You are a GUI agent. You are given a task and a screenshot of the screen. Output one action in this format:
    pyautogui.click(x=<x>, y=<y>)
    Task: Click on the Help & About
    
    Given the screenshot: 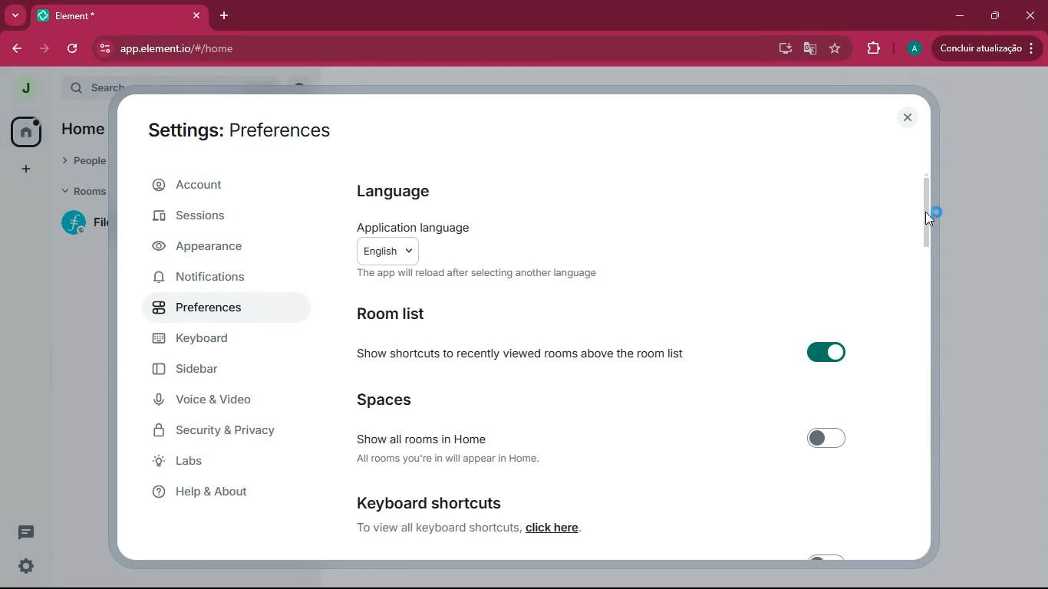 What is the action you would take?
    pyautogui.click(x=221, y=491)
    